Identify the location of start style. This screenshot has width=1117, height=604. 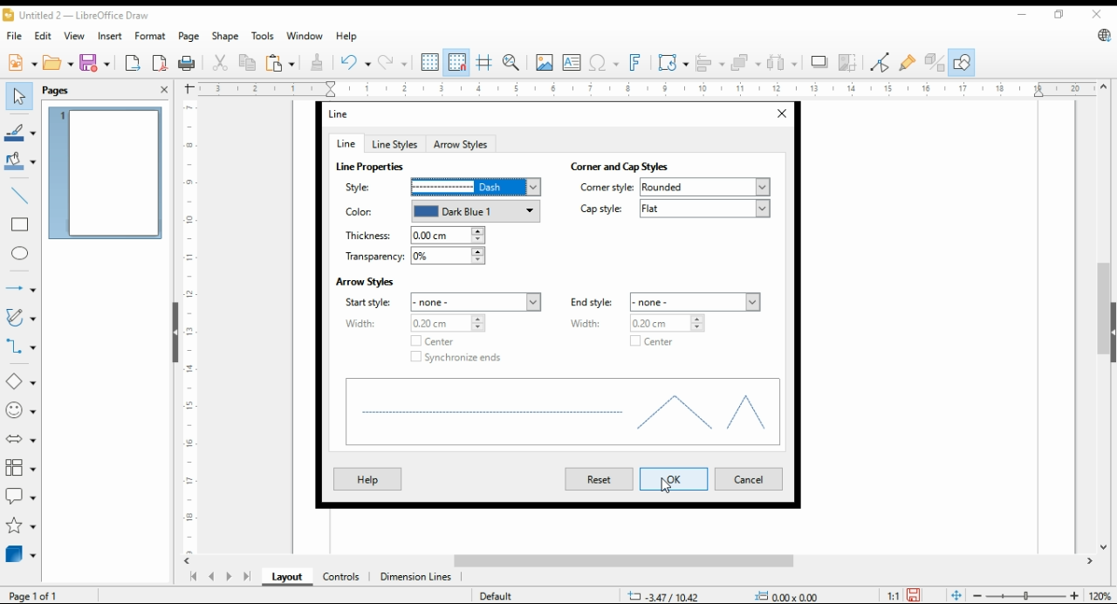
(445, 302).